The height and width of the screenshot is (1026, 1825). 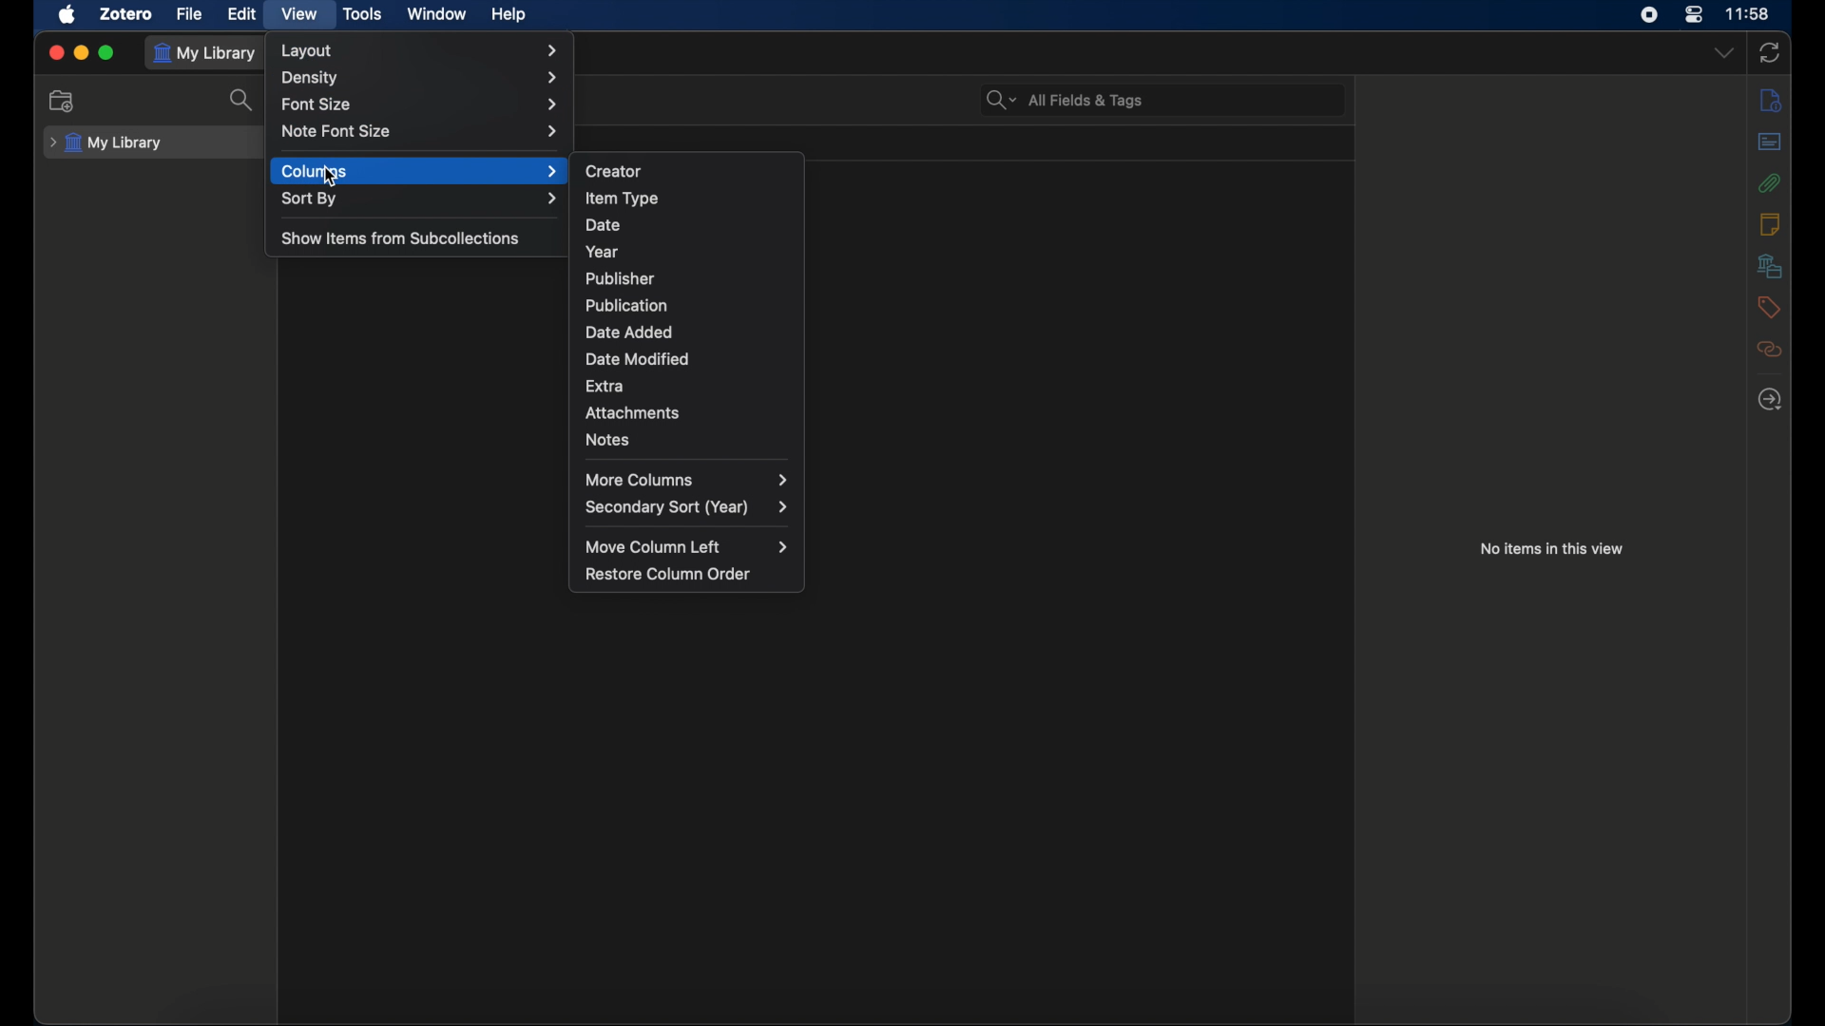 I want to click on window, so click(x=438, y=14).